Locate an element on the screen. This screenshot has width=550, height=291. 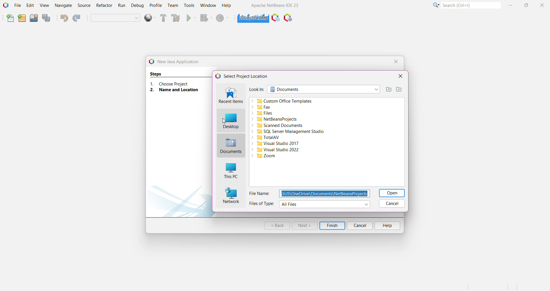
Zoom is located at coordinates (325, 156).